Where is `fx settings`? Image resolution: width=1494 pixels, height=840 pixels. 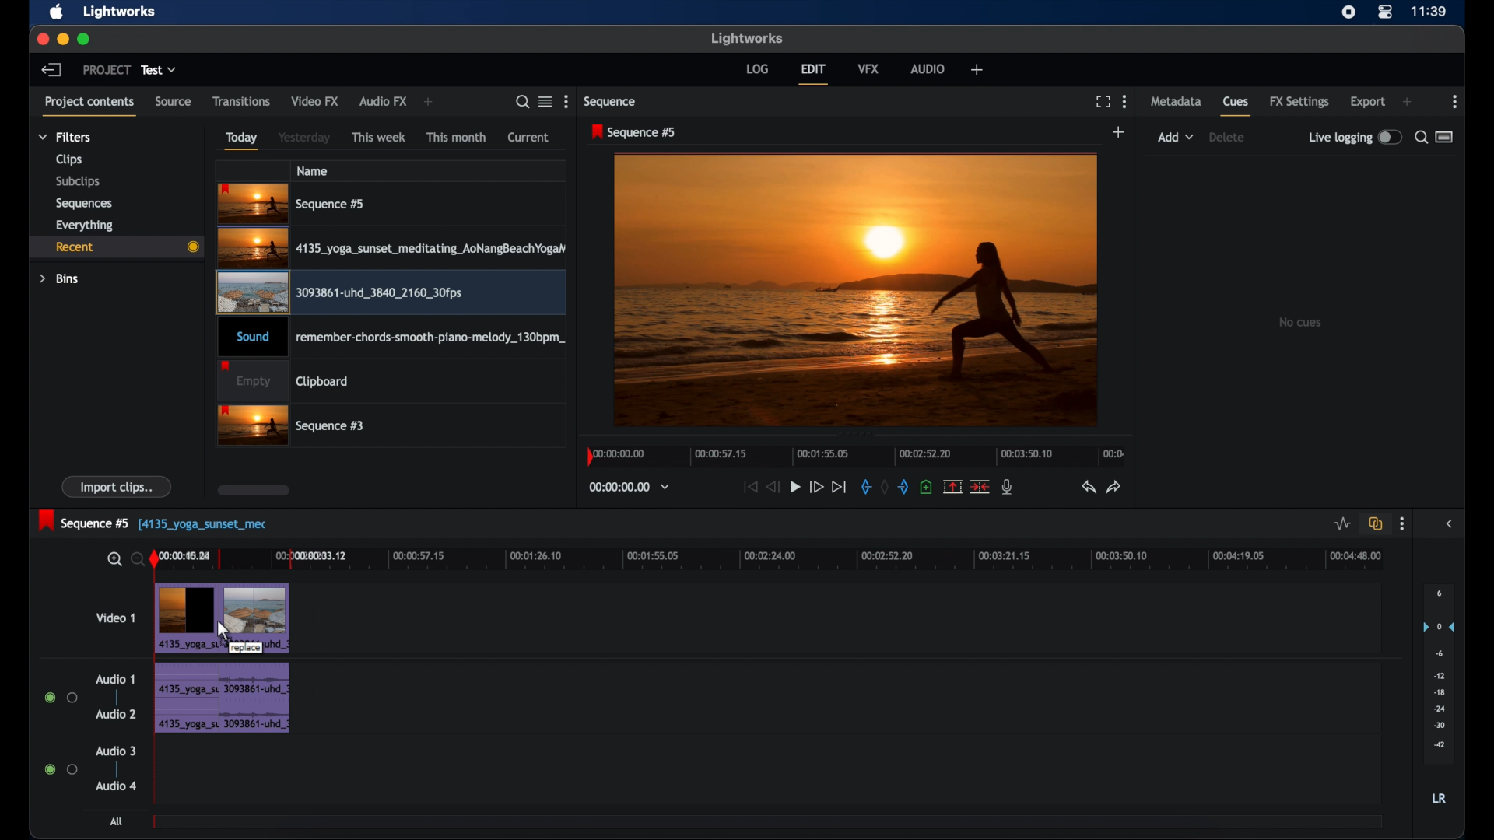 fx settings is located at coordinates (1301, 102).